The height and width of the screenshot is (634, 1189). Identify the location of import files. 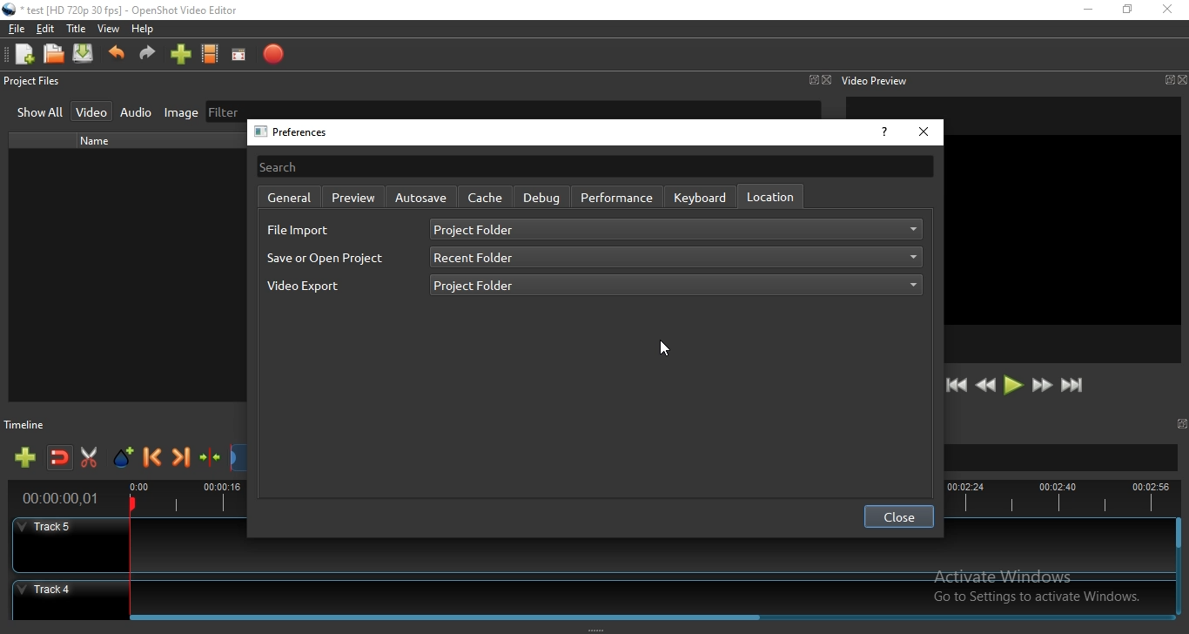
(179, 57).